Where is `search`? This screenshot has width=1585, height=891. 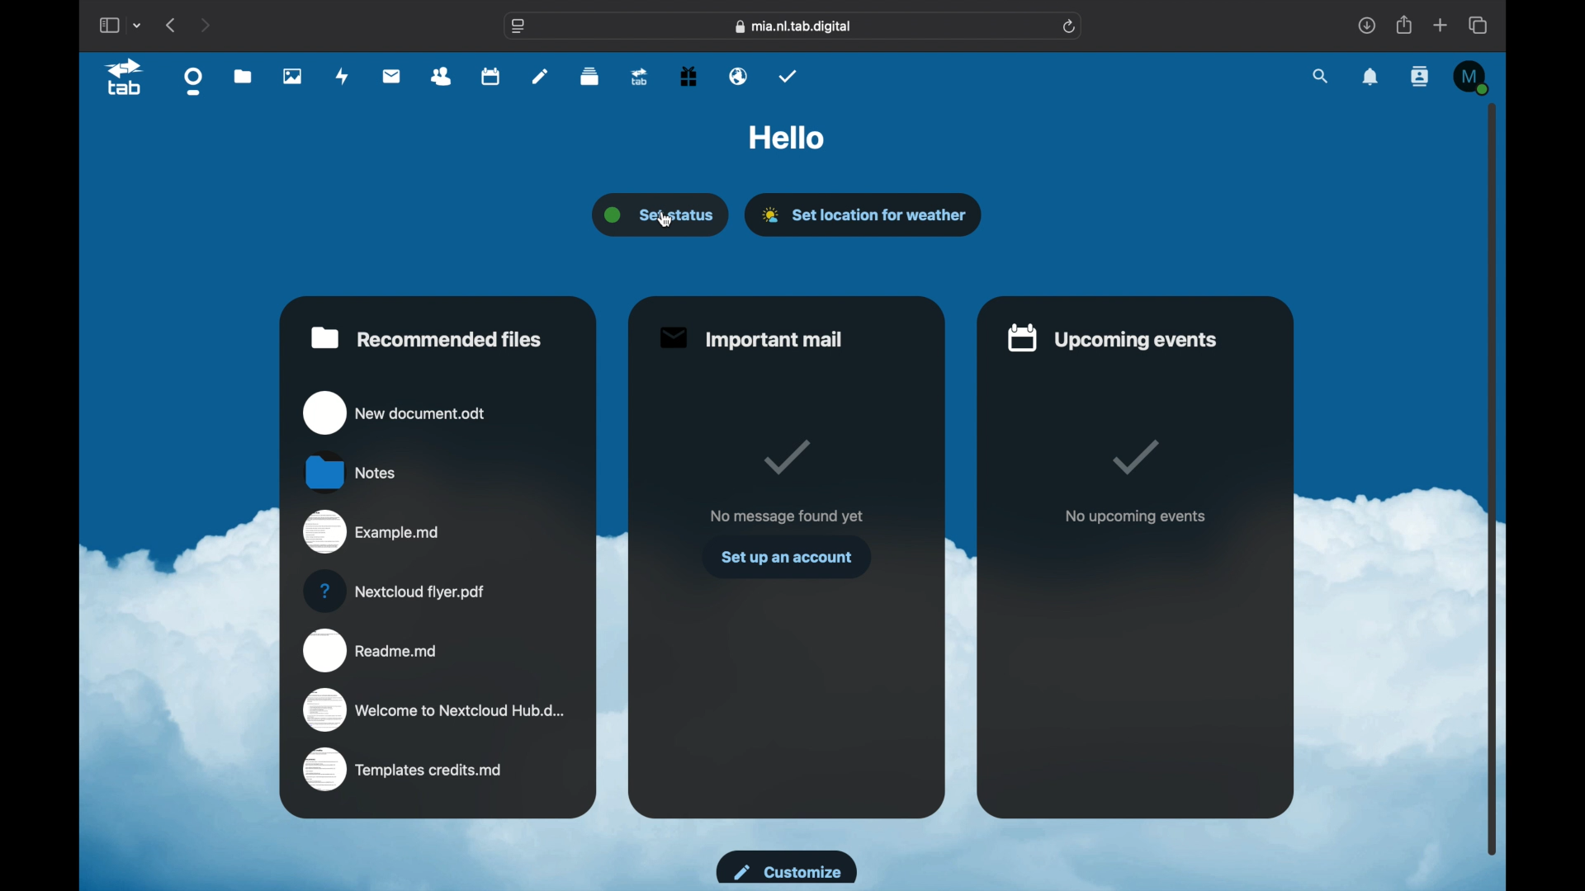
search is located at coordinates (1322, 77).